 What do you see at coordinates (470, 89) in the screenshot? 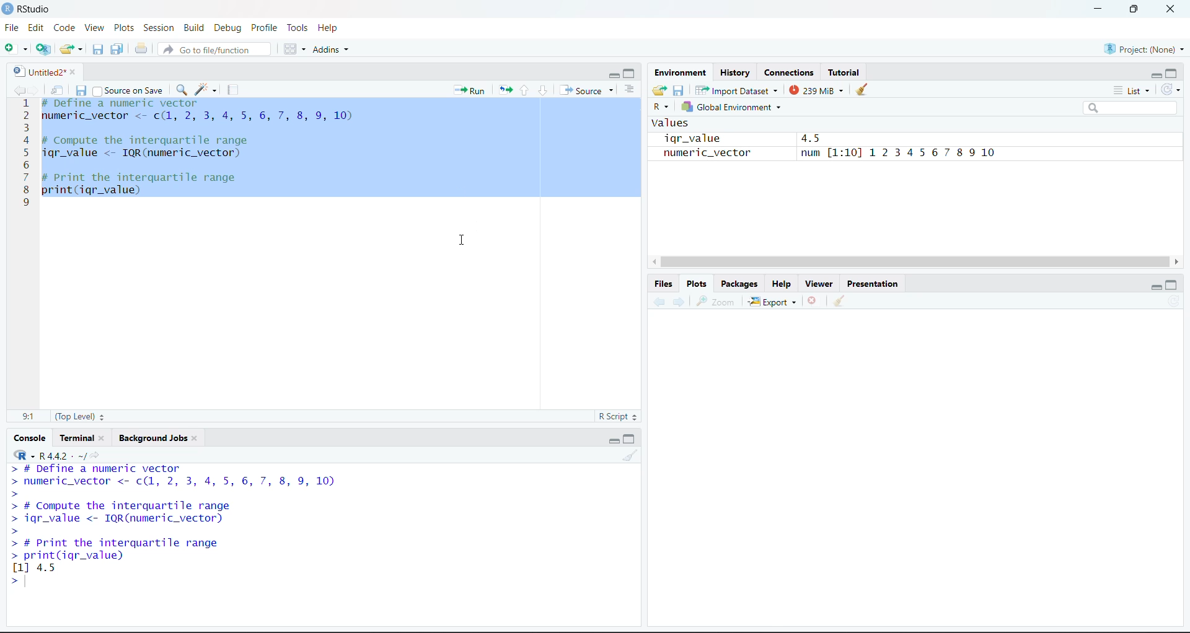
I see `Run the current line or selection (Ctrl + Enter)` at bounding box center [470, 89].